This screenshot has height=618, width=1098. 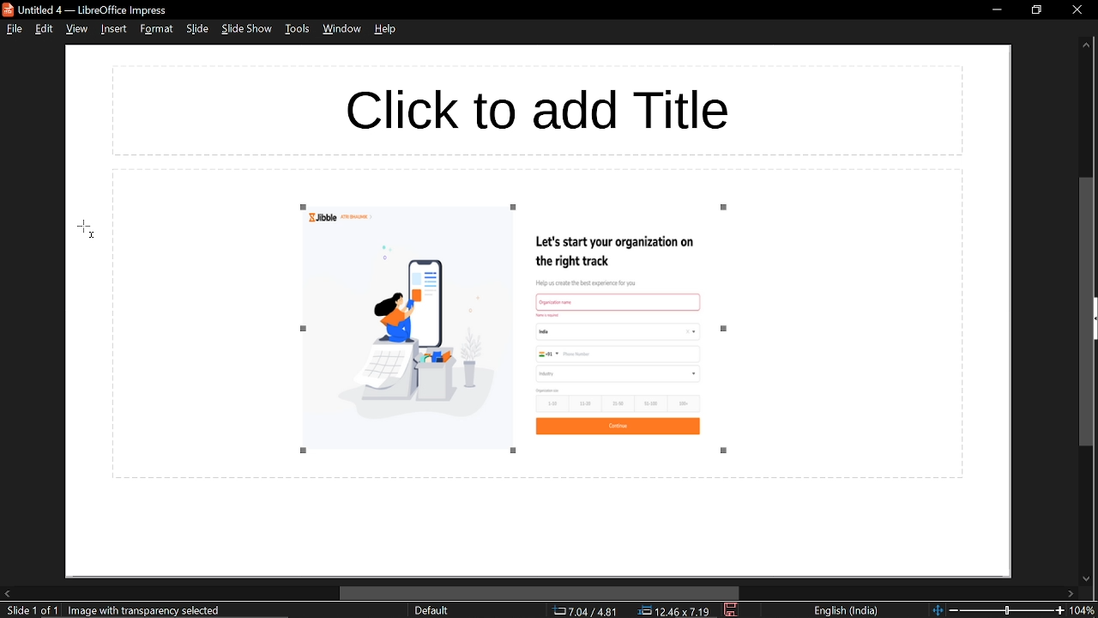 I want to click on slide, so click(x=196, y=30).